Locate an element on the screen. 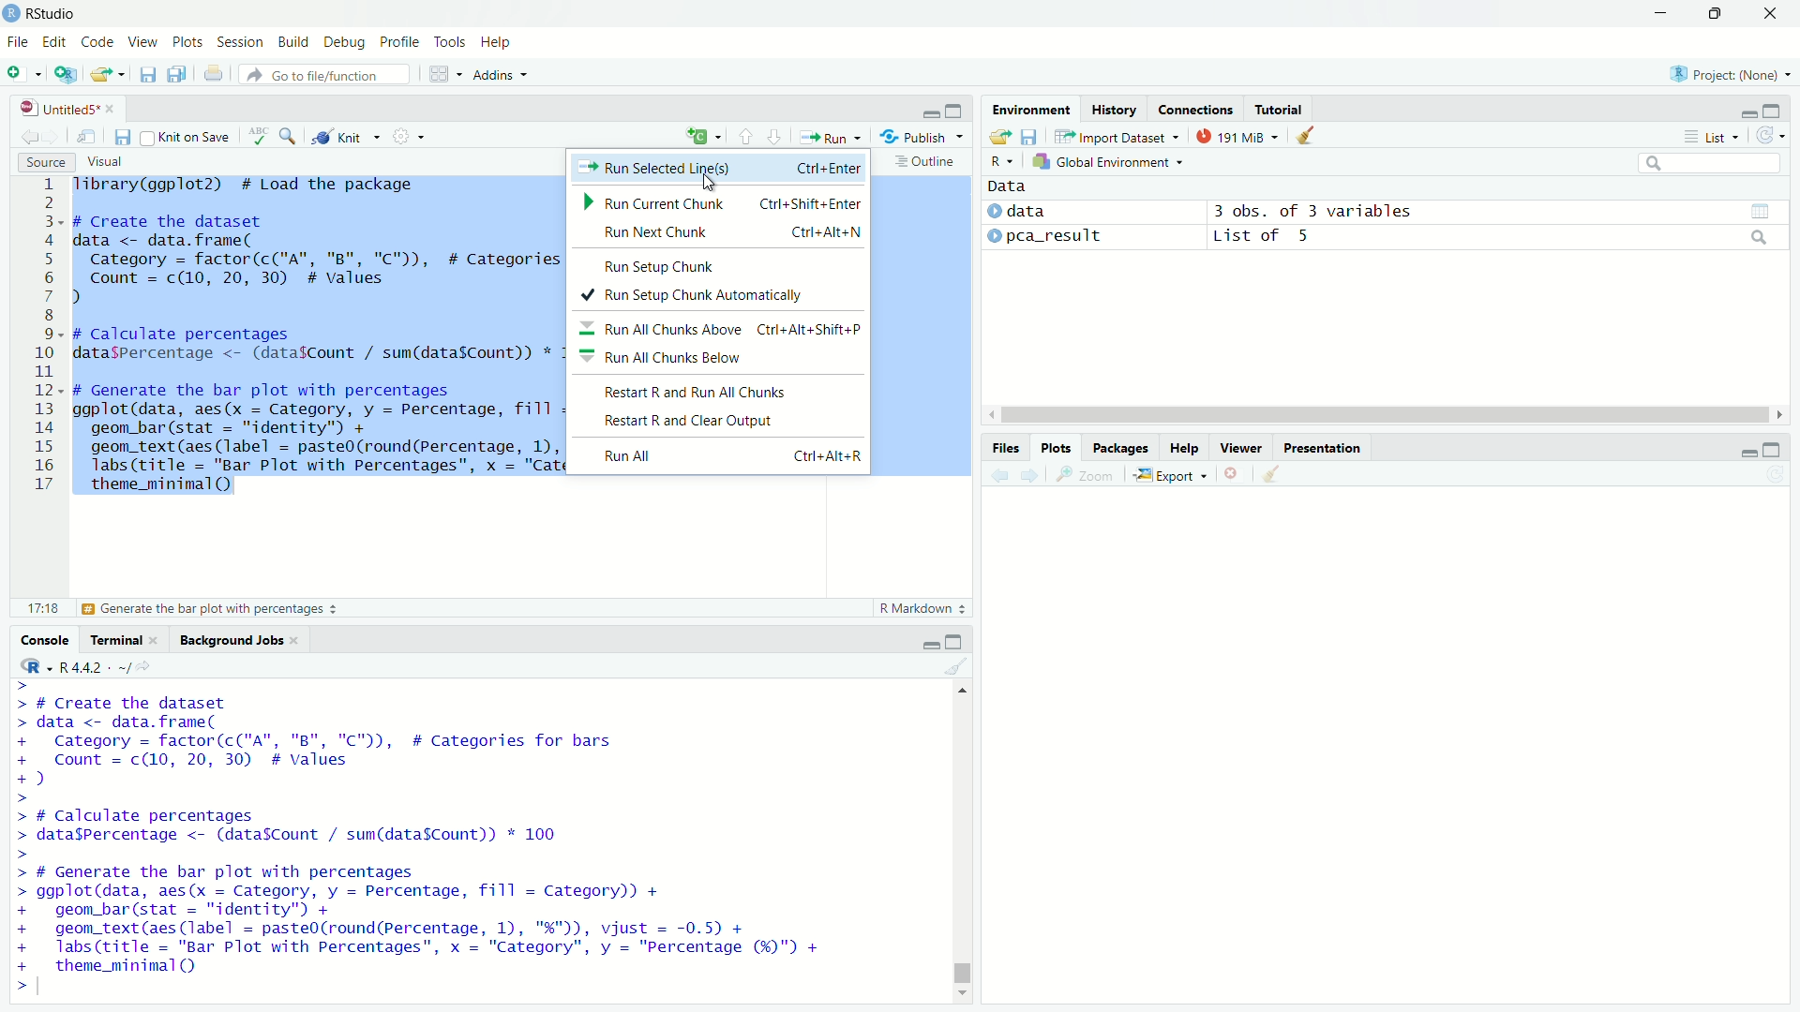  history is located at coordinates (1114, 110).